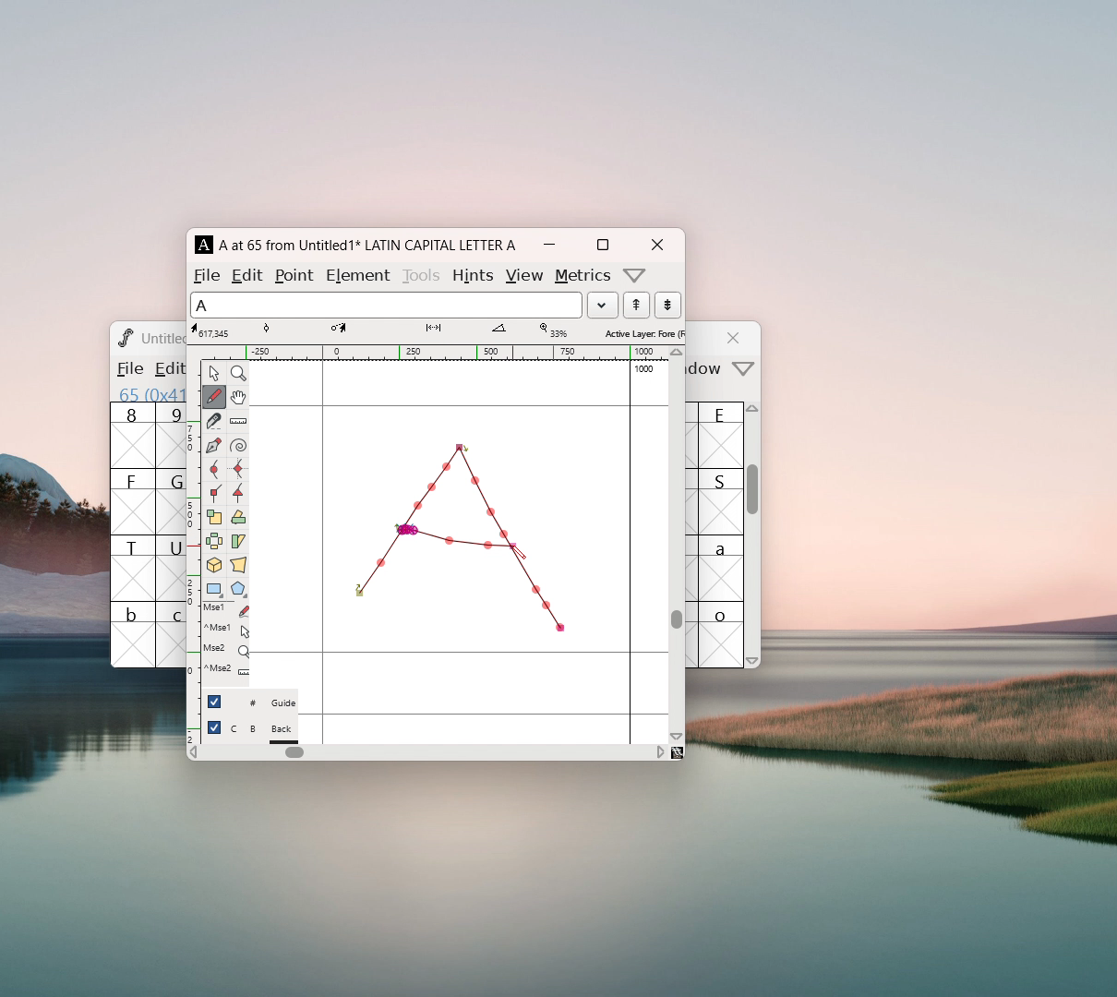  Describe the element at coordinates (124, 337) in the screenshot. I see `logo` at that location.